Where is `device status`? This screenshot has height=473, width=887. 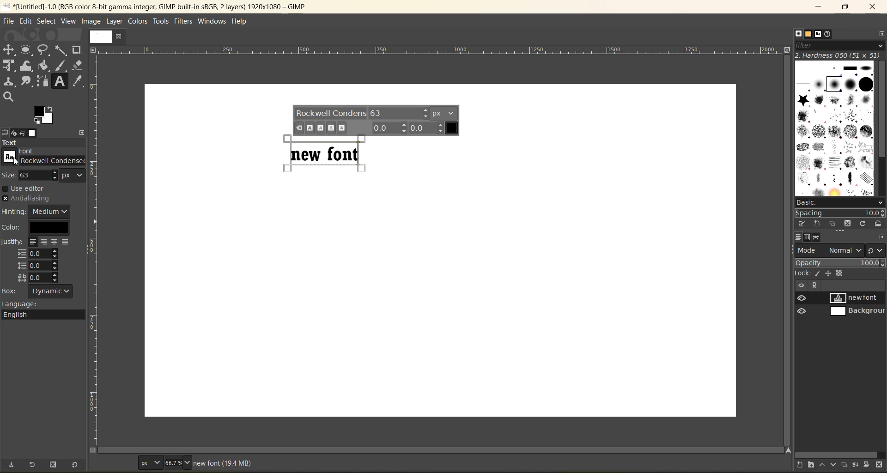
device status is located at coordinates (15, 133).